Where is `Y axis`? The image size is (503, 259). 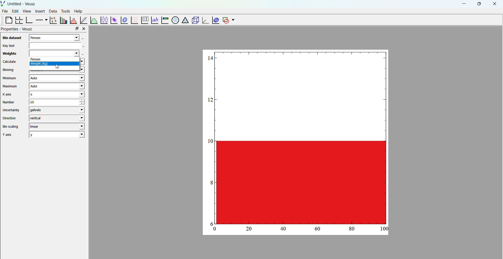
Y axis is located at coordinates (9, 135).